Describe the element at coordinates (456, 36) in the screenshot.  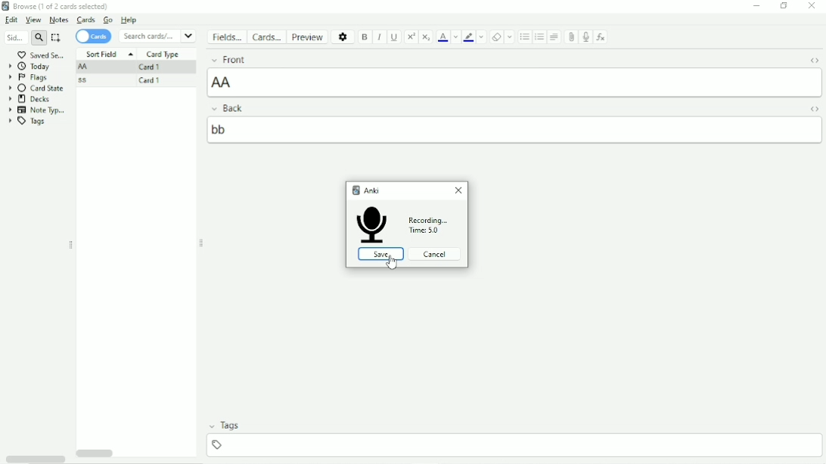
I see `Change color` at that location.